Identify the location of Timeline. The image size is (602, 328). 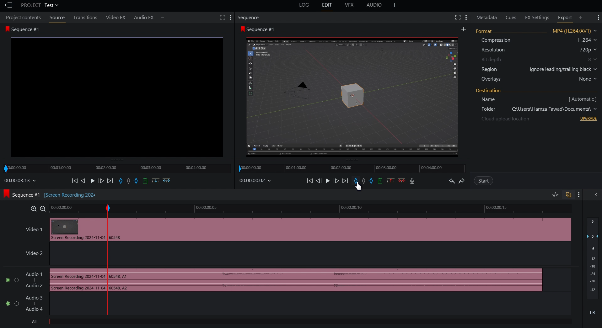
(340, 208).